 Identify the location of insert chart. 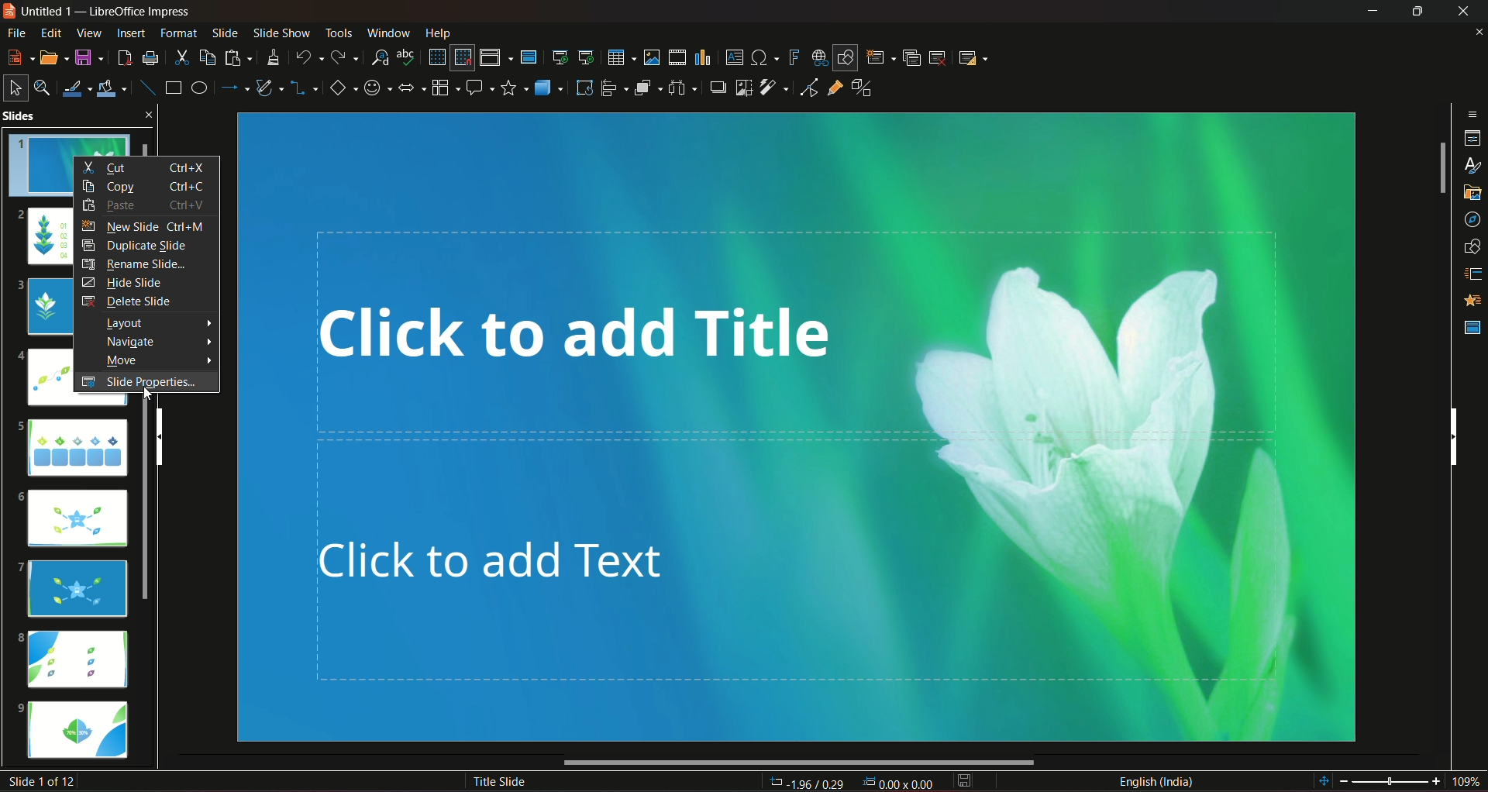
(703, 57).